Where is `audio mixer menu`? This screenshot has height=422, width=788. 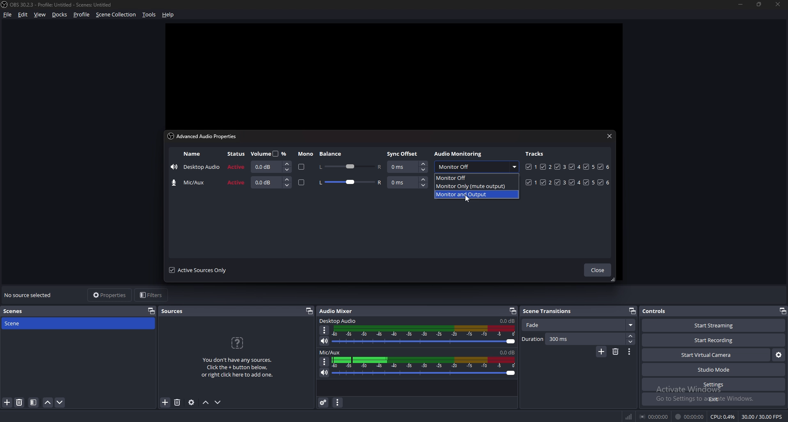
audio mixer menu is located at coordinates (339, 403).